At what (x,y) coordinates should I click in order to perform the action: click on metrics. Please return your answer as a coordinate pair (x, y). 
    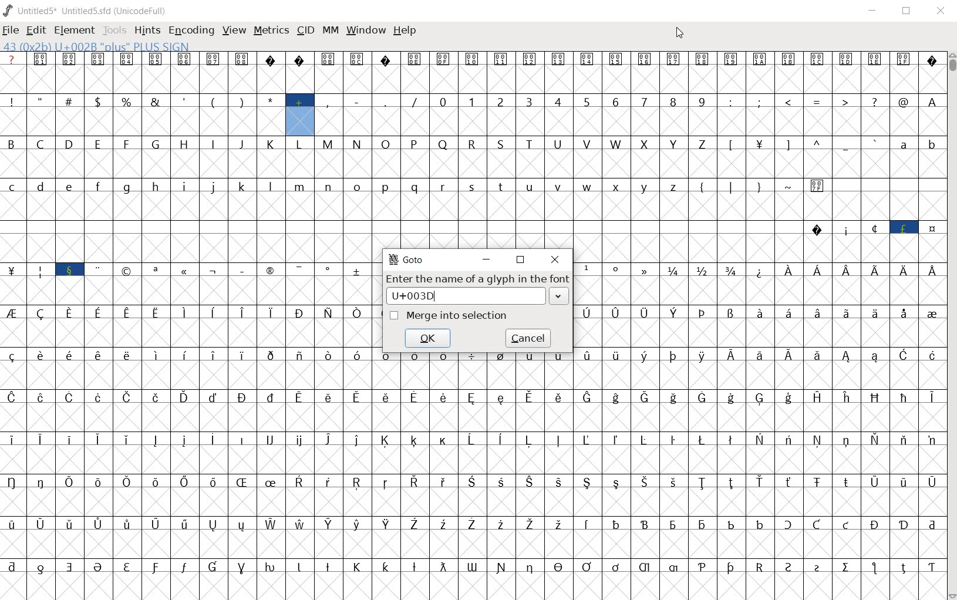
    Looking at the image, I should click on (271, 31).